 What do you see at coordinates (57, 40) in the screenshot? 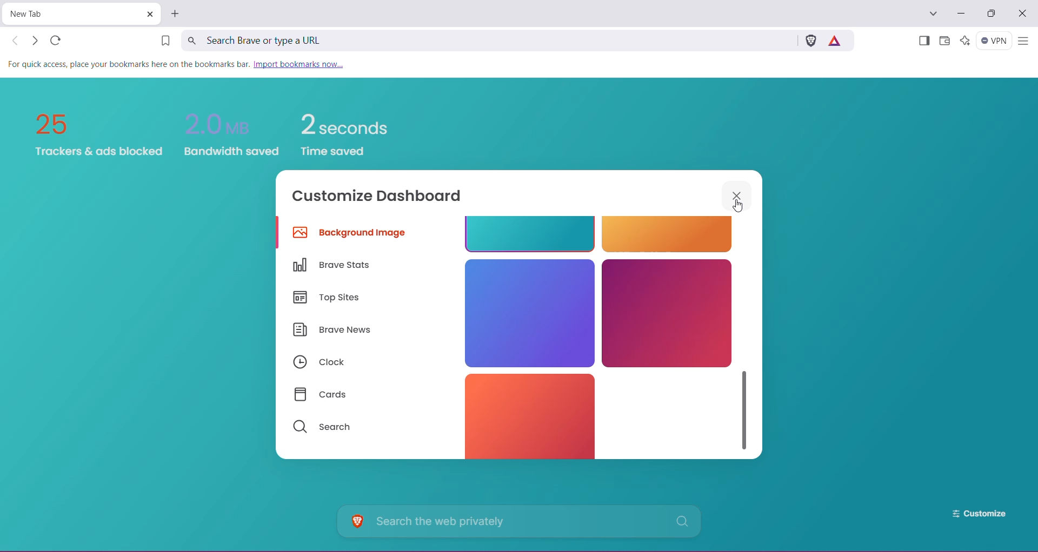
I see `Reload this page` at bounding box center [57, 40].